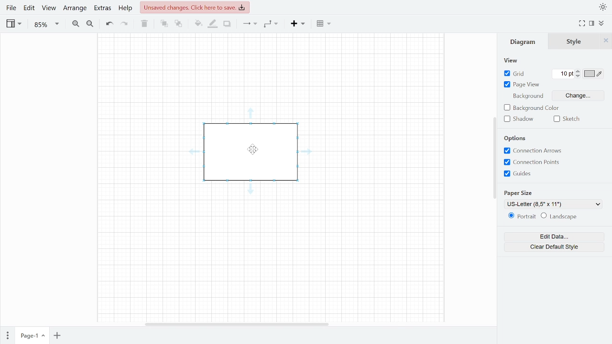  What do you see at coordinates (323, 24) in the screenshot?
I see `Table` at bounding box center [323, 24].